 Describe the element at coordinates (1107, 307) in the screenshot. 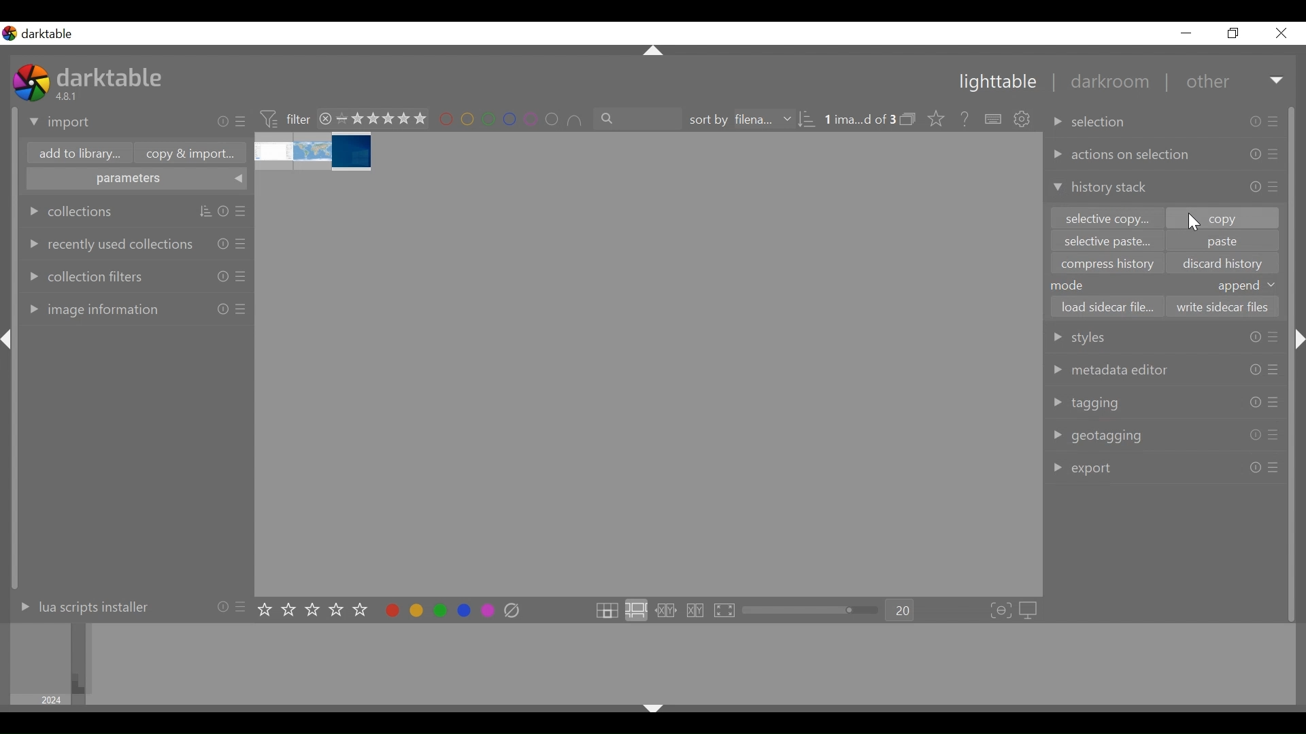

I see `load sidebar file` at that location.